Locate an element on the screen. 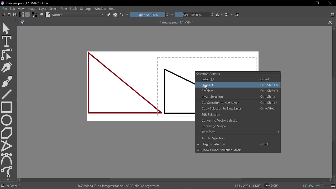 This screenshot has width=336, height=189. Choose workspace is located at coordinates (333, 14).